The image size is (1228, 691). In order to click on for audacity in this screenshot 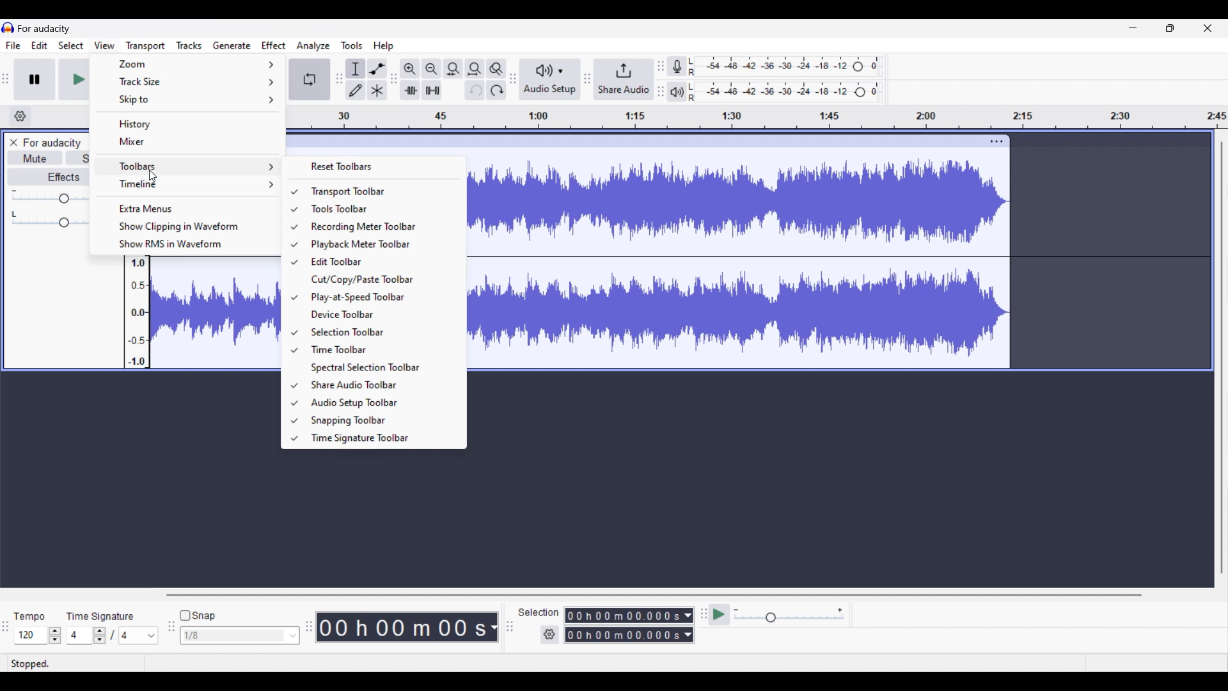, I will do `click(43, 29)`.